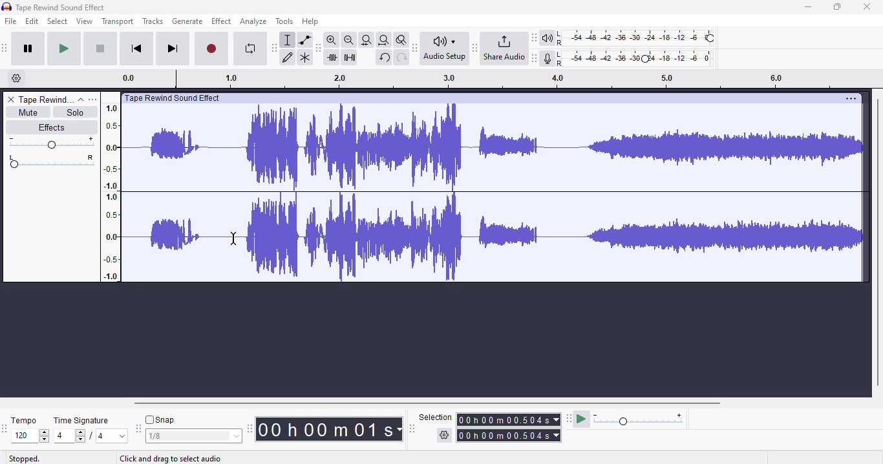 This screenshot has height=464, width=883. Describe the element at coordinates (61, 8) in the screenshot. I see `title` at that location.